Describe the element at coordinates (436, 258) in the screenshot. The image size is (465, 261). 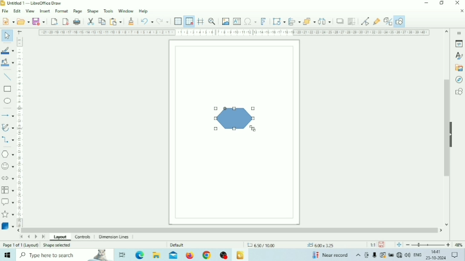
I see `Date` at that location.